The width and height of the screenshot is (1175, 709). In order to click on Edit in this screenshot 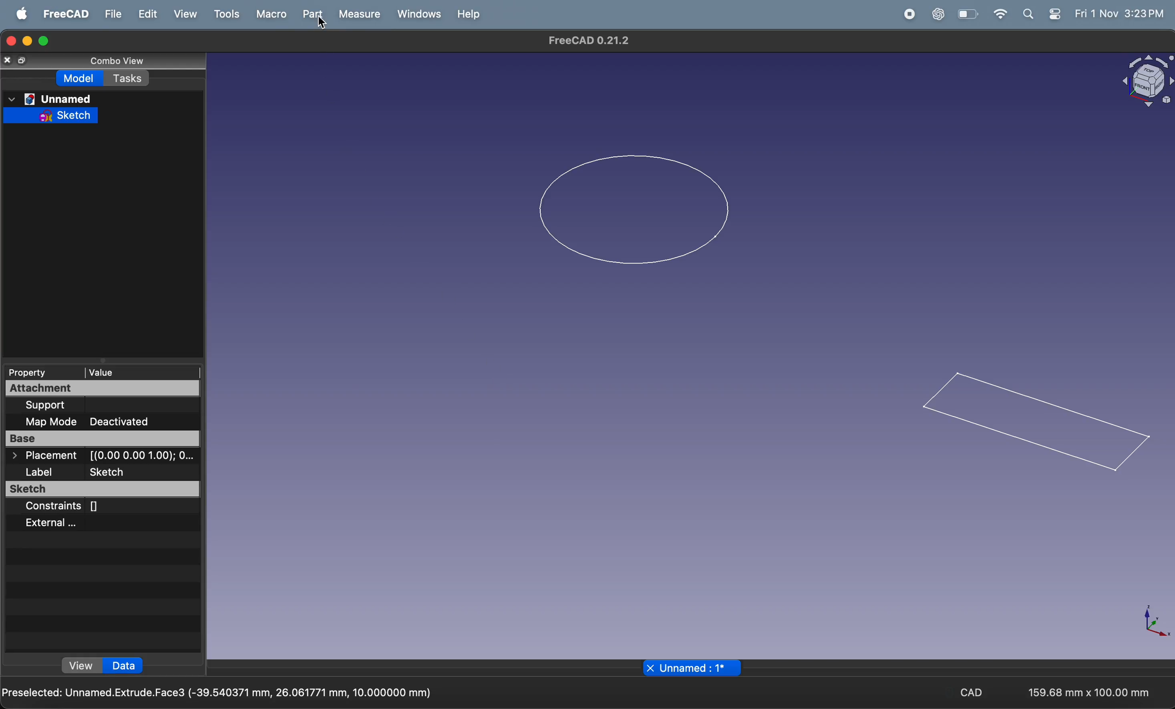, I will do `click(148, 14)`.